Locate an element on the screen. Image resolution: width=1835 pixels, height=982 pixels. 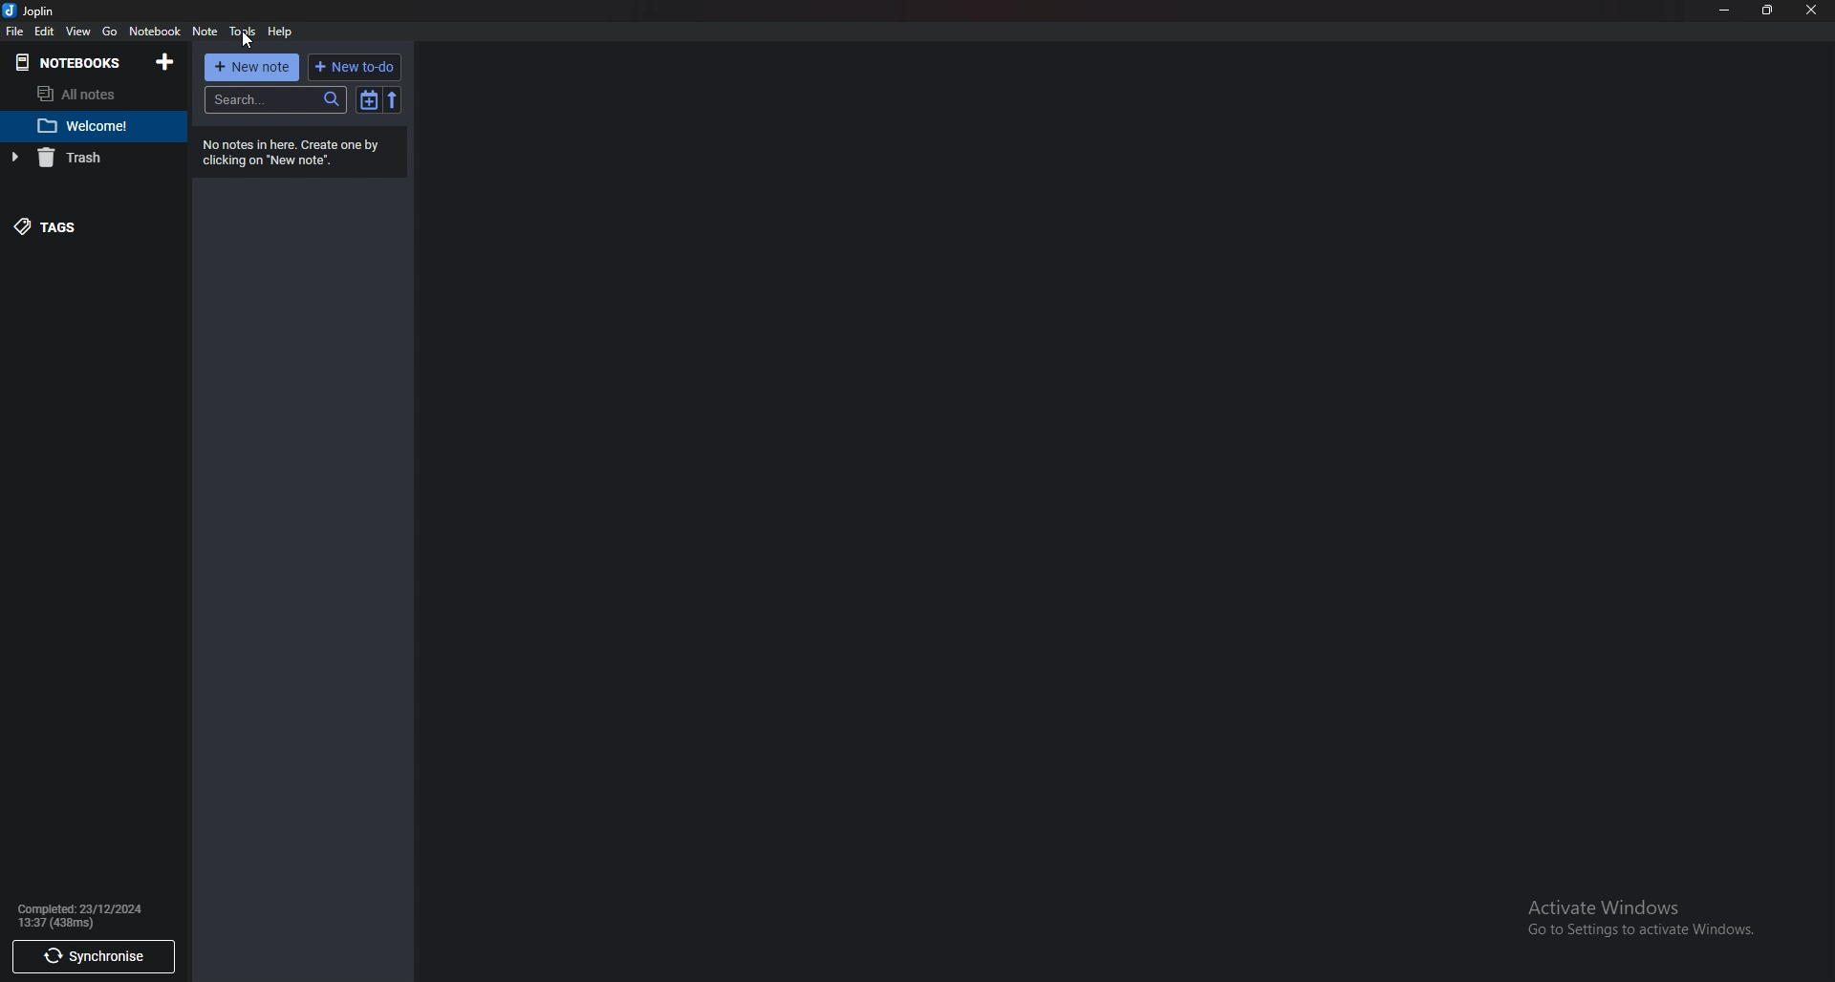
Add notebooks is located at coordinates (167, 62).